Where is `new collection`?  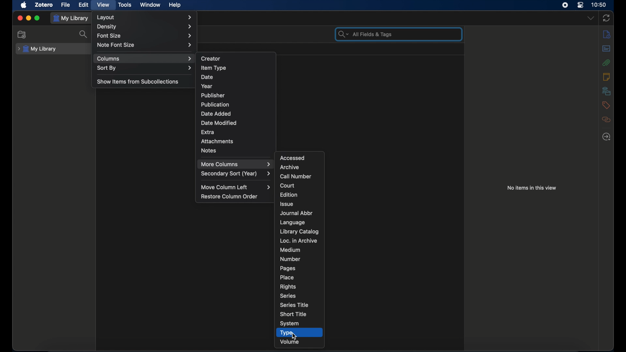
new collection is located at coordinates (22, 35).